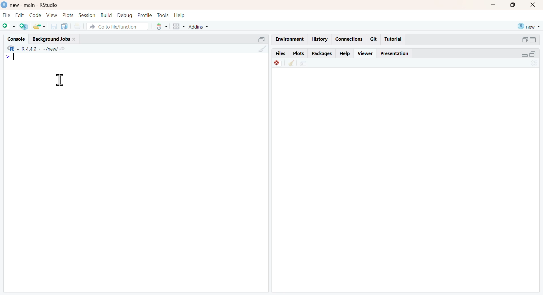 This screenshot has width=543, height=295. What do you see at coordinates (34, 5) in the screenshot?
I see `D new - main - RStudio` at bounding box center [34, 5].